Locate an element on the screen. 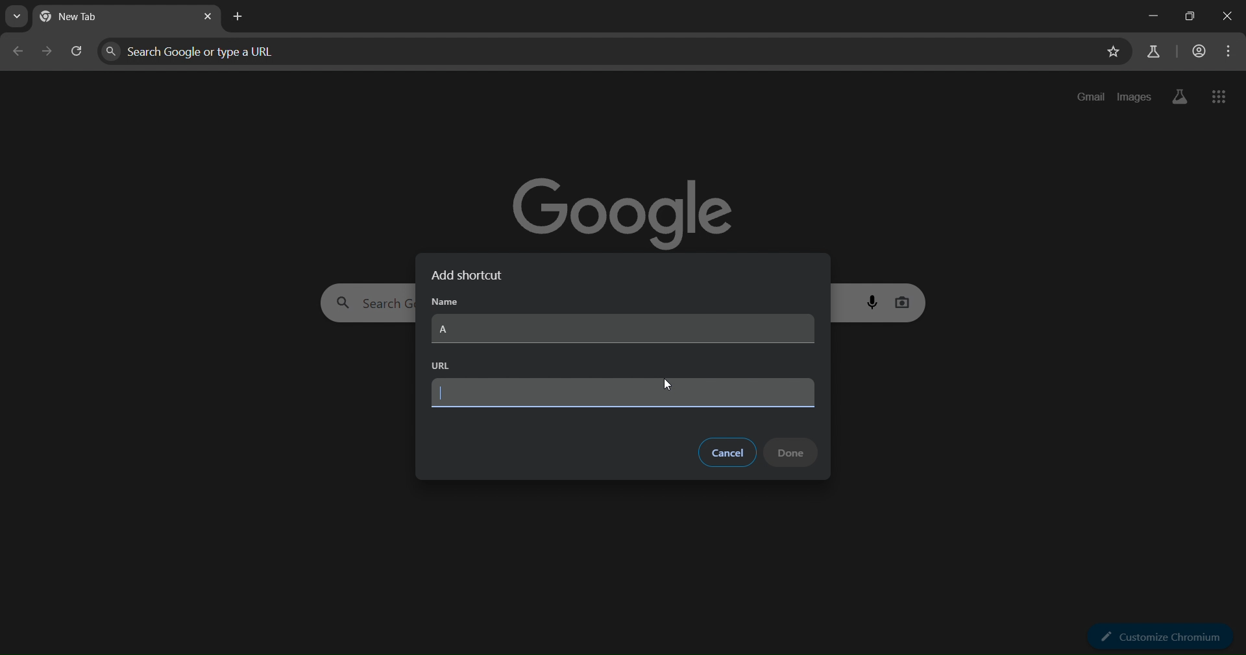  search tabs is located at coordinates (20, 17).